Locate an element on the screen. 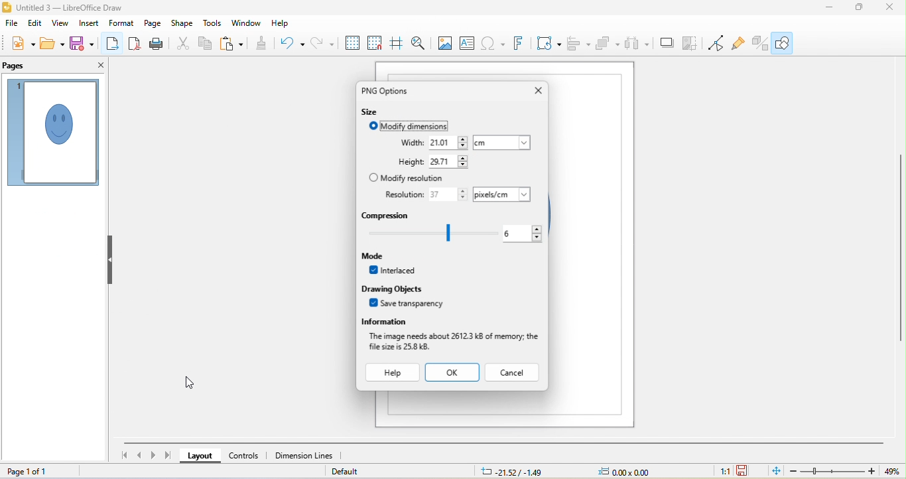 The width and height of the screenshot is (906, 479). image information is located at coordinates (456, 342).